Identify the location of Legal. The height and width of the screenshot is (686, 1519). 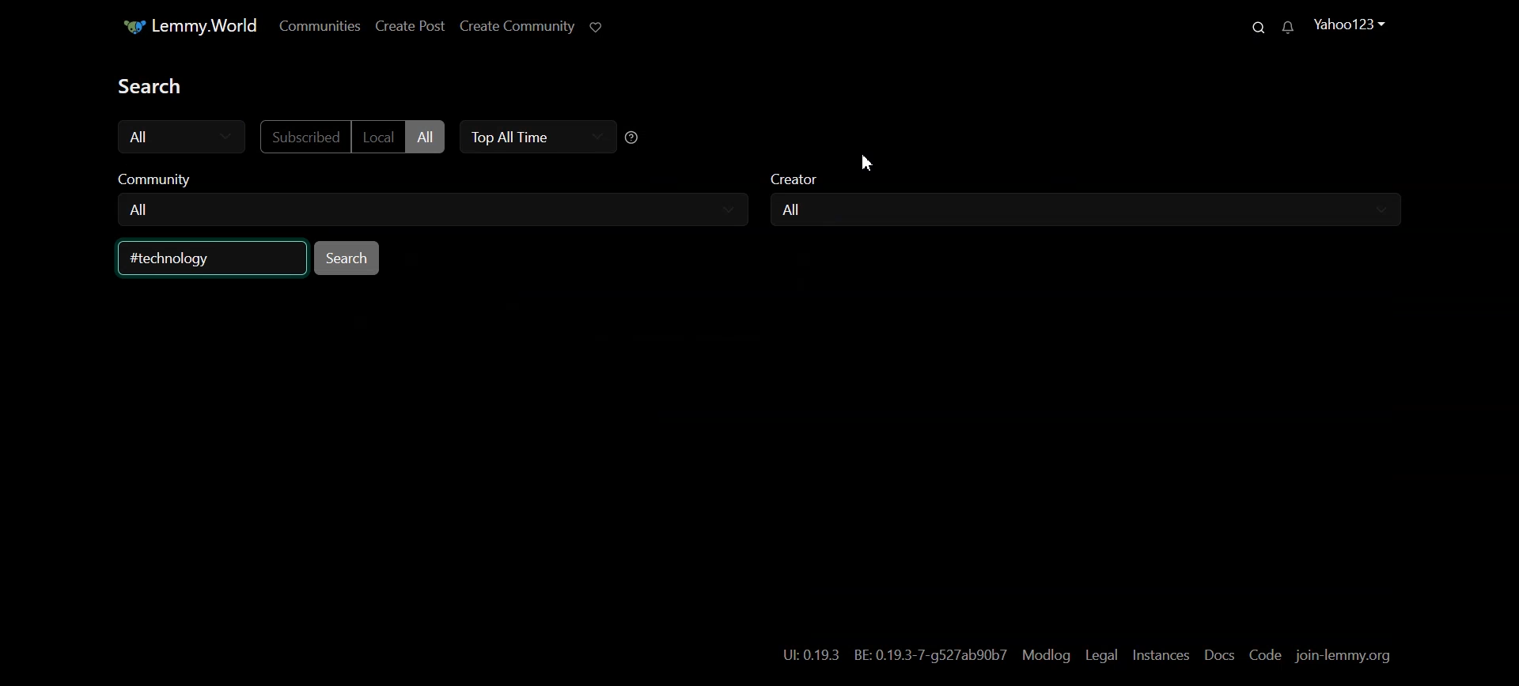
(1101, 656).